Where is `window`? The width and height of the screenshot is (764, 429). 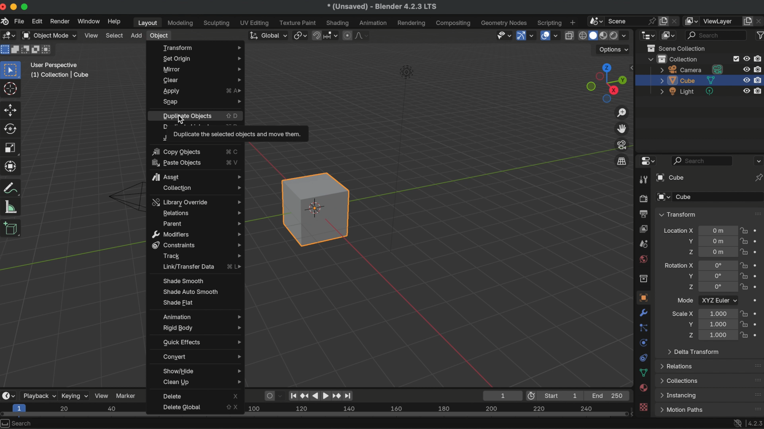
window is located at coordinates (88, 21).